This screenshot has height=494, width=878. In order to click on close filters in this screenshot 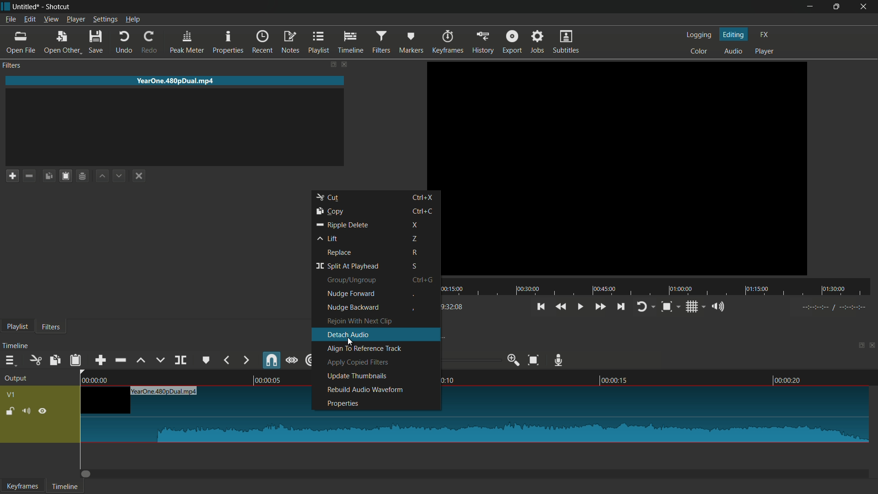, I will do `click(345, 64)`.